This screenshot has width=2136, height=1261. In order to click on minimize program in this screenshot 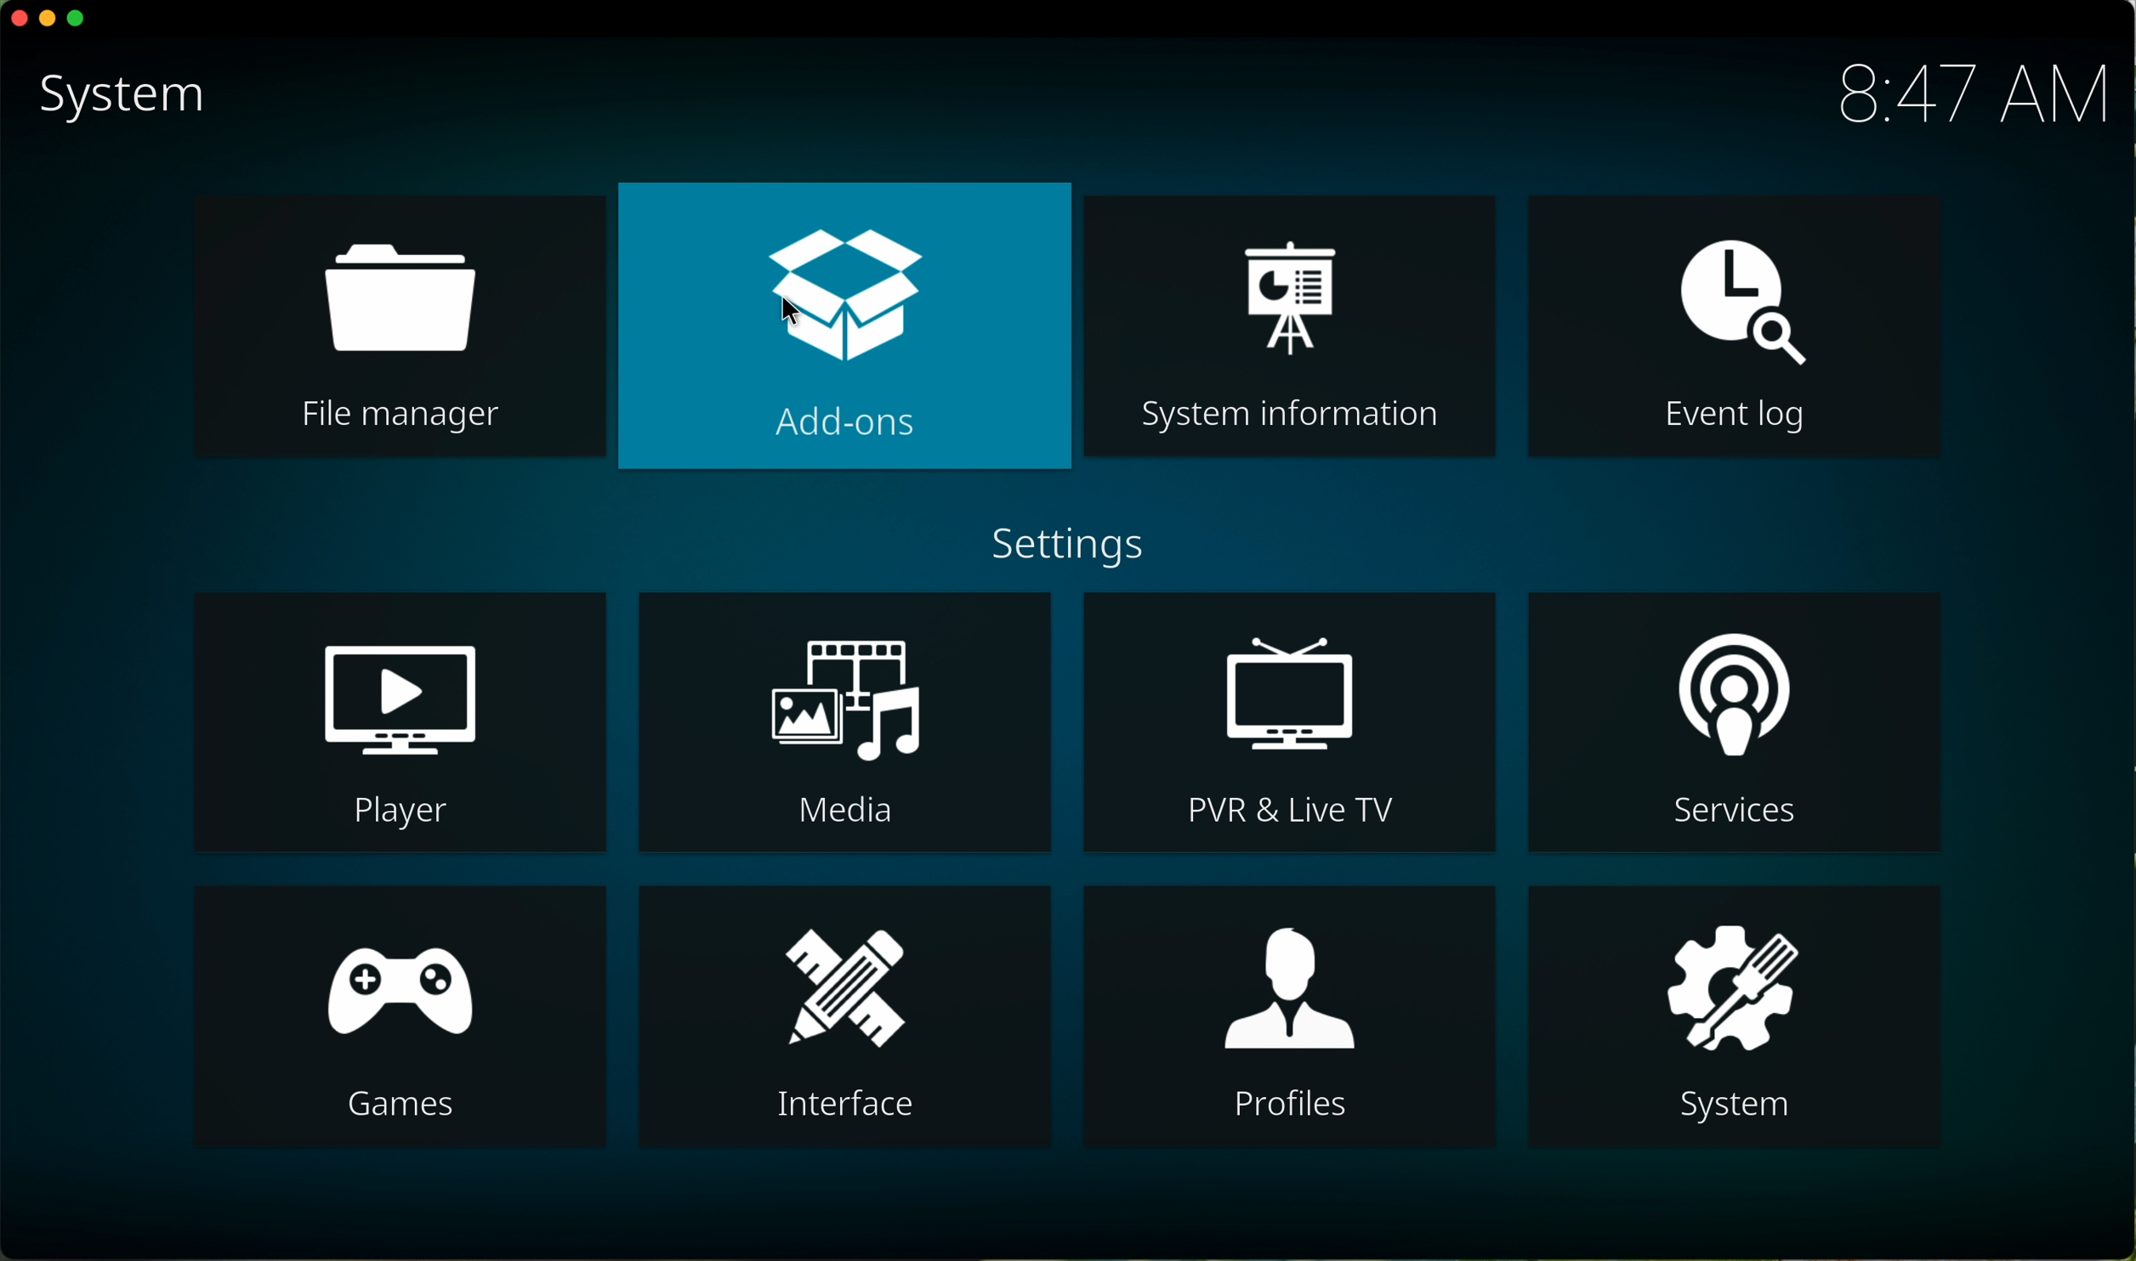, I will do `click(49, 20)`.